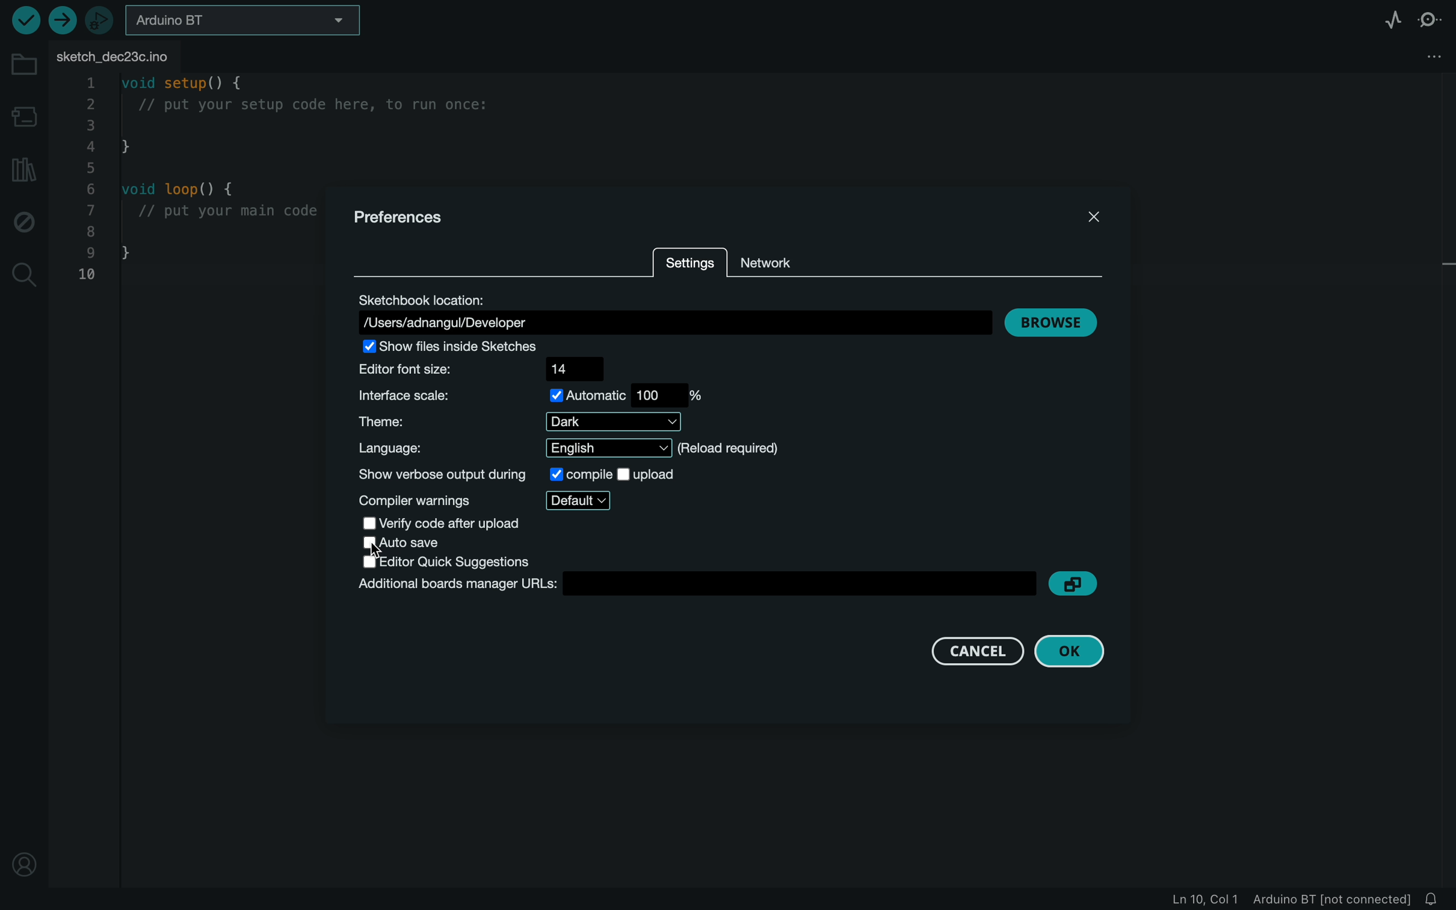 The image size is (1456, 910). I want to click on serial plotter, so click(1387, 19).